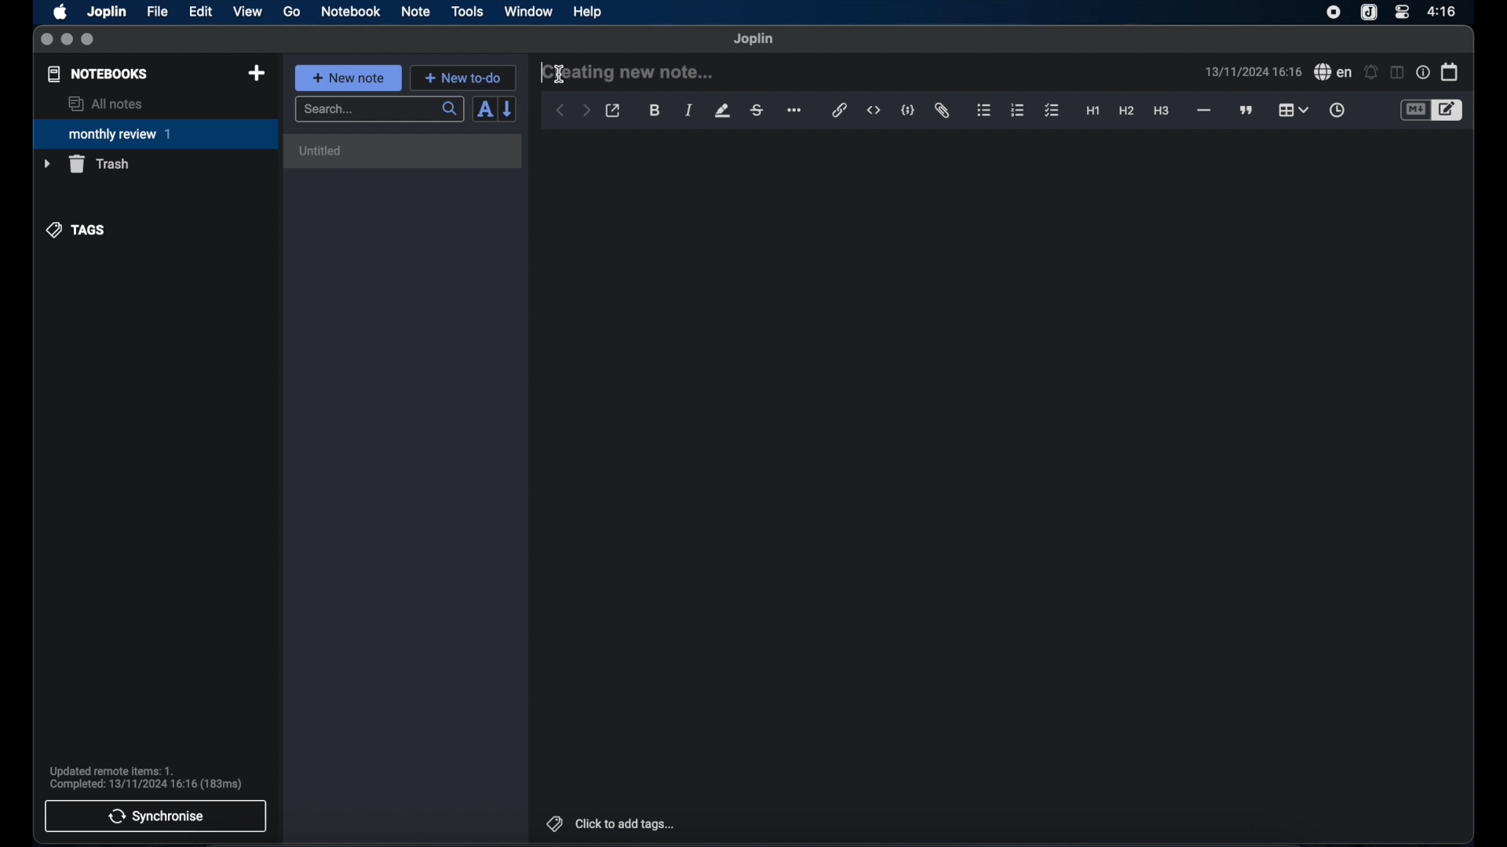 This screenshot has height=847, width=1507. What do you see at coordinates (983, 111) in the screenshot?
I see `bulleted list` at bounding box center [983, 111].